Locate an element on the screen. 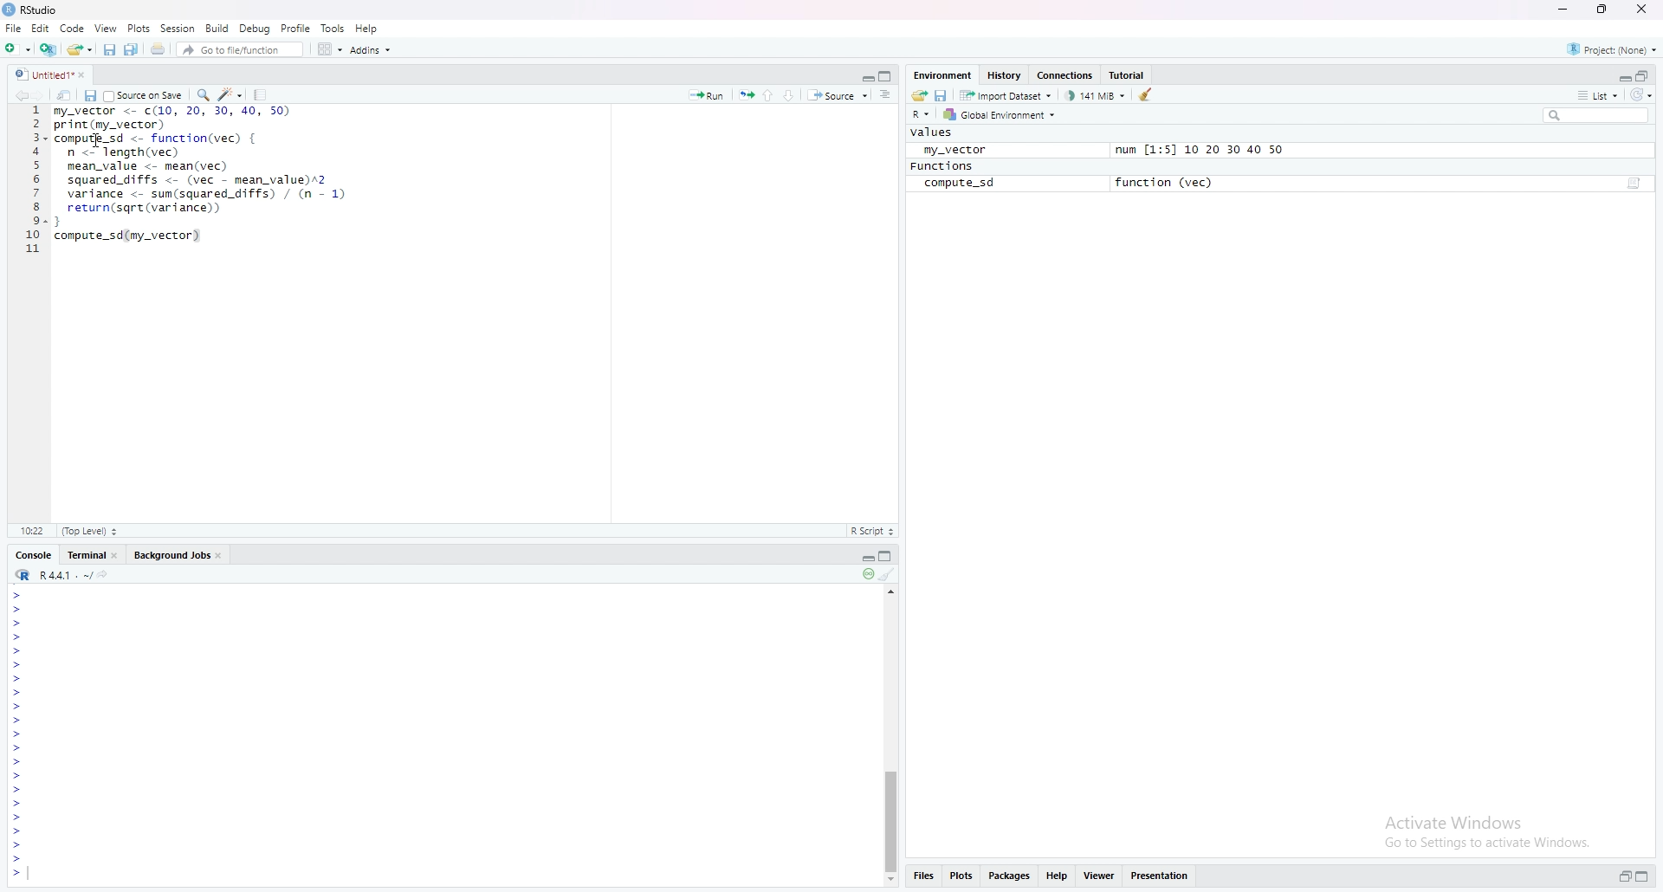 The height and width of the screenshot is (892, 1663). Help is located at coordinates (1056, 875).